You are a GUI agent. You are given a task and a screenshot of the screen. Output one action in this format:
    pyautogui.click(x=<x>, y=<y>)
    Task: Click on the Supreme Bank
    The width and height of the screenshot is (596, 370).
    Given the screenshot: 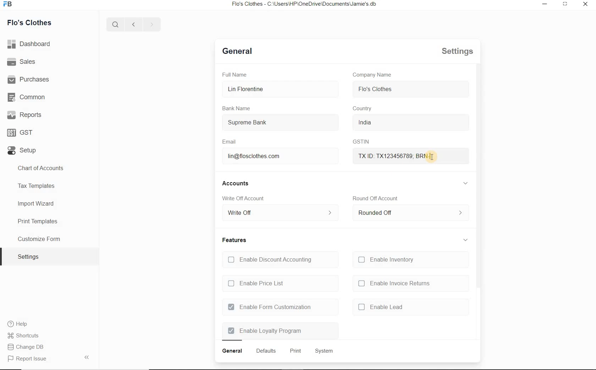 What is the action you would take?
    pyautogui.click(x=270, y=123)
    